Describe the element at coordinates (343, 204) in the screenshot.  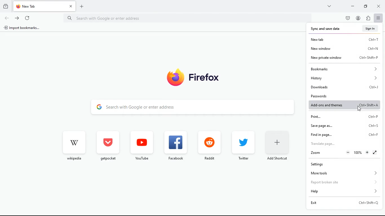
I see `exit` at that location.